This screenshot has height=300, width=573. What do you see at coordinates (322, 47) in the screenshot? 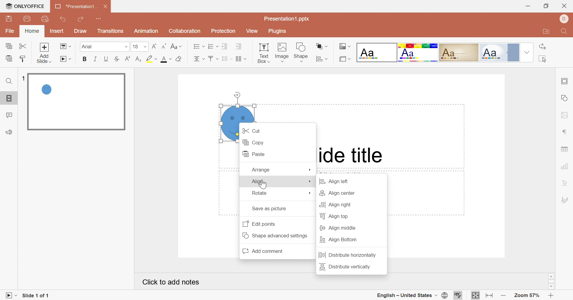
I see `Arrange shape` at bounding box center [322, 47].